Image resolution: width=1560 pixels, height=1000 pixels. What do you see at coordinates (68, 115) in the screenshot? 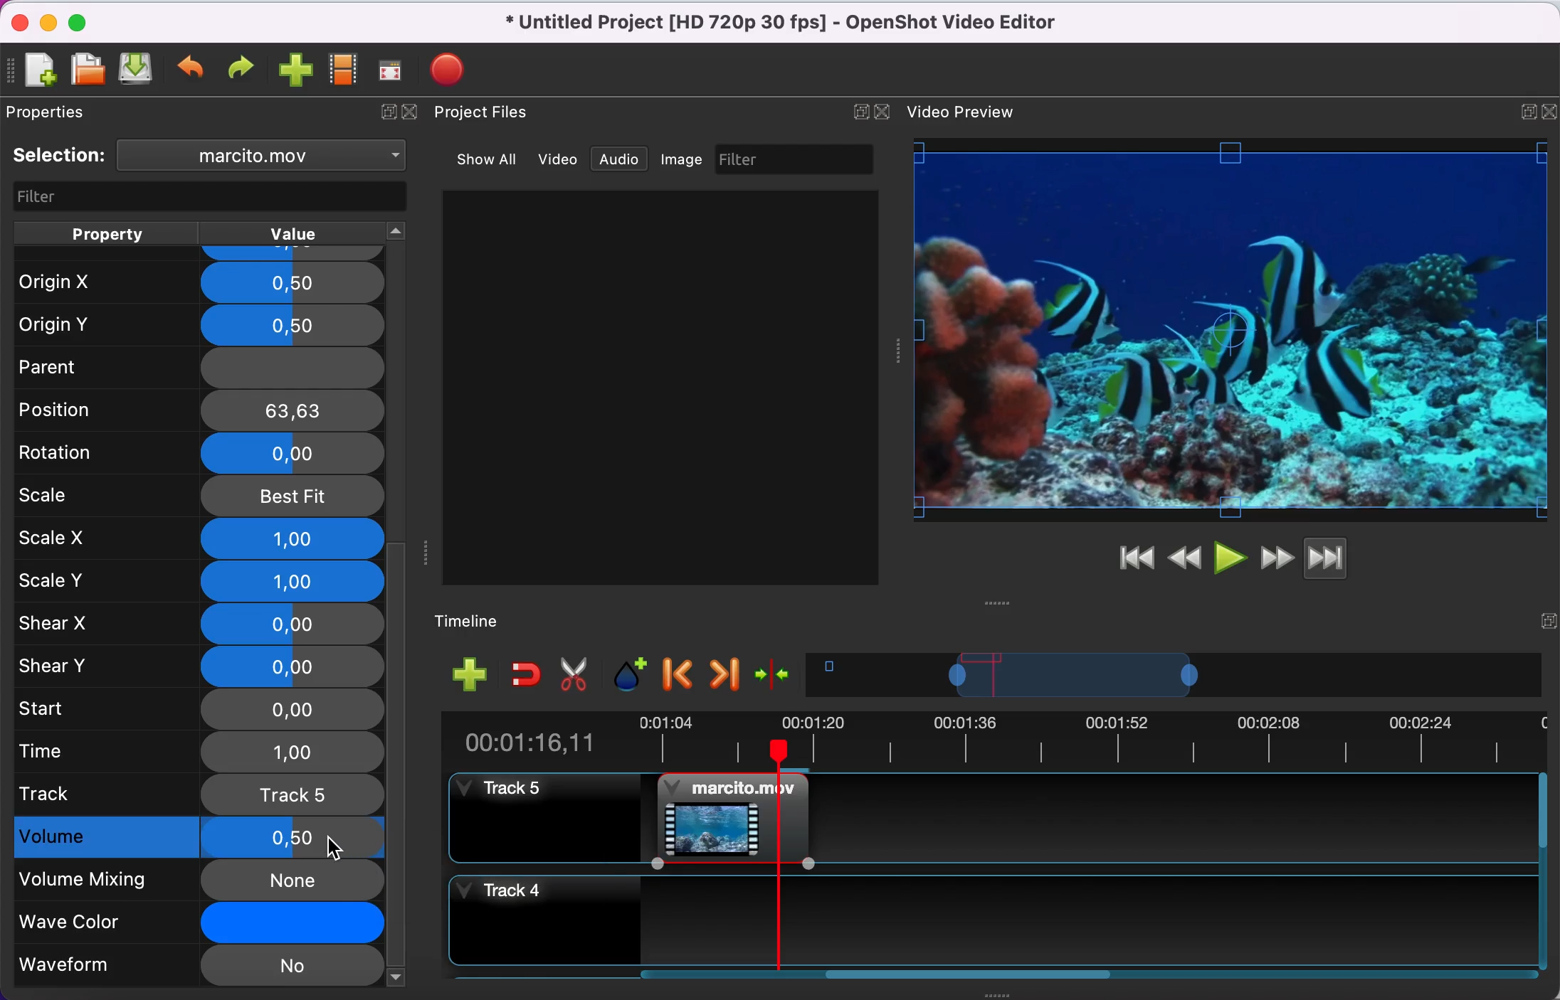
I see `properties` at bounding box center [68, 115].